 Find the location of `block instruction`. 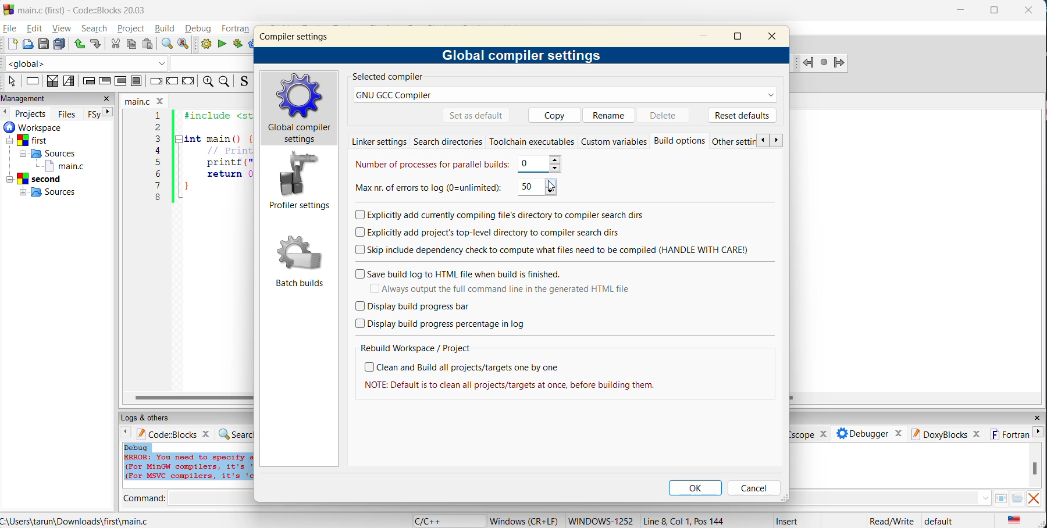

block instruction is located at coordinates (136, 81).